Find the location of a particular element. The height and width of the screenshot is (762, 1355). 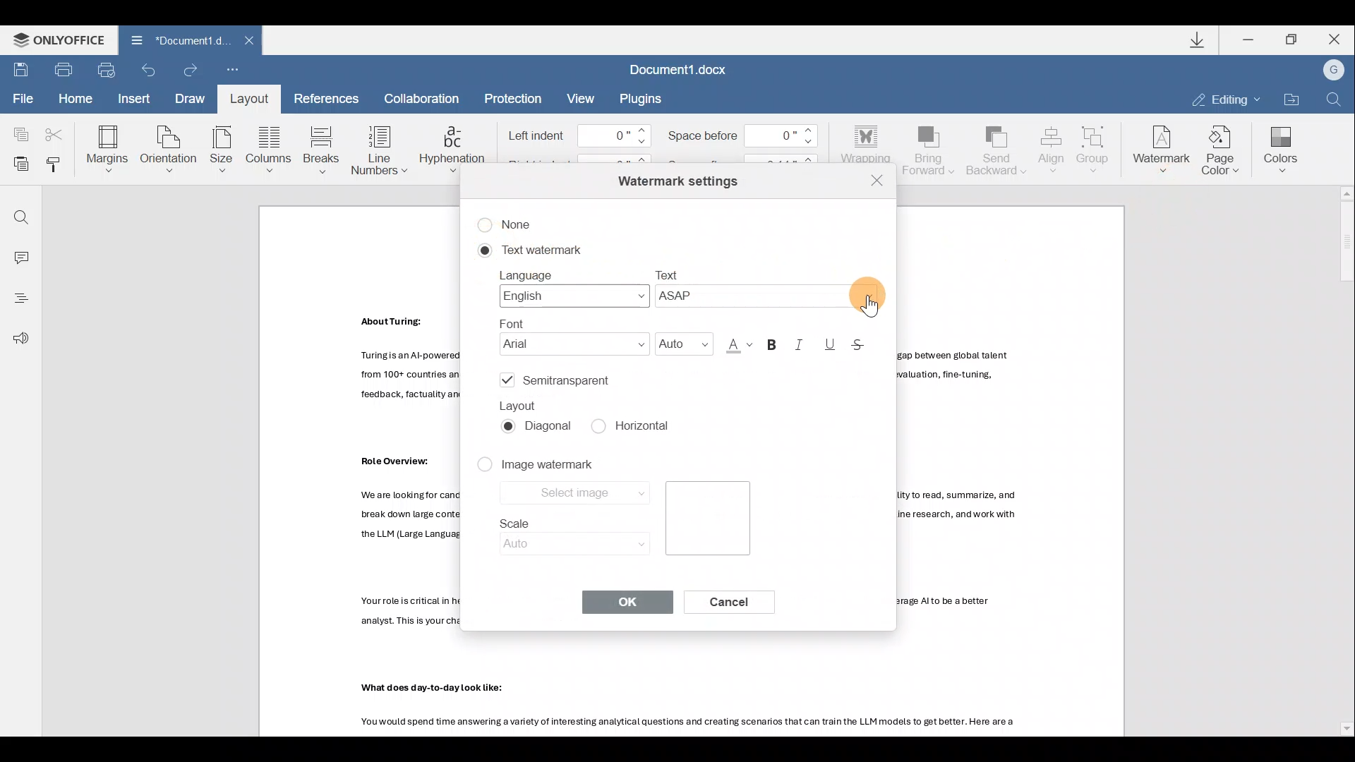

Quick print is located at coordinates (107, 69).